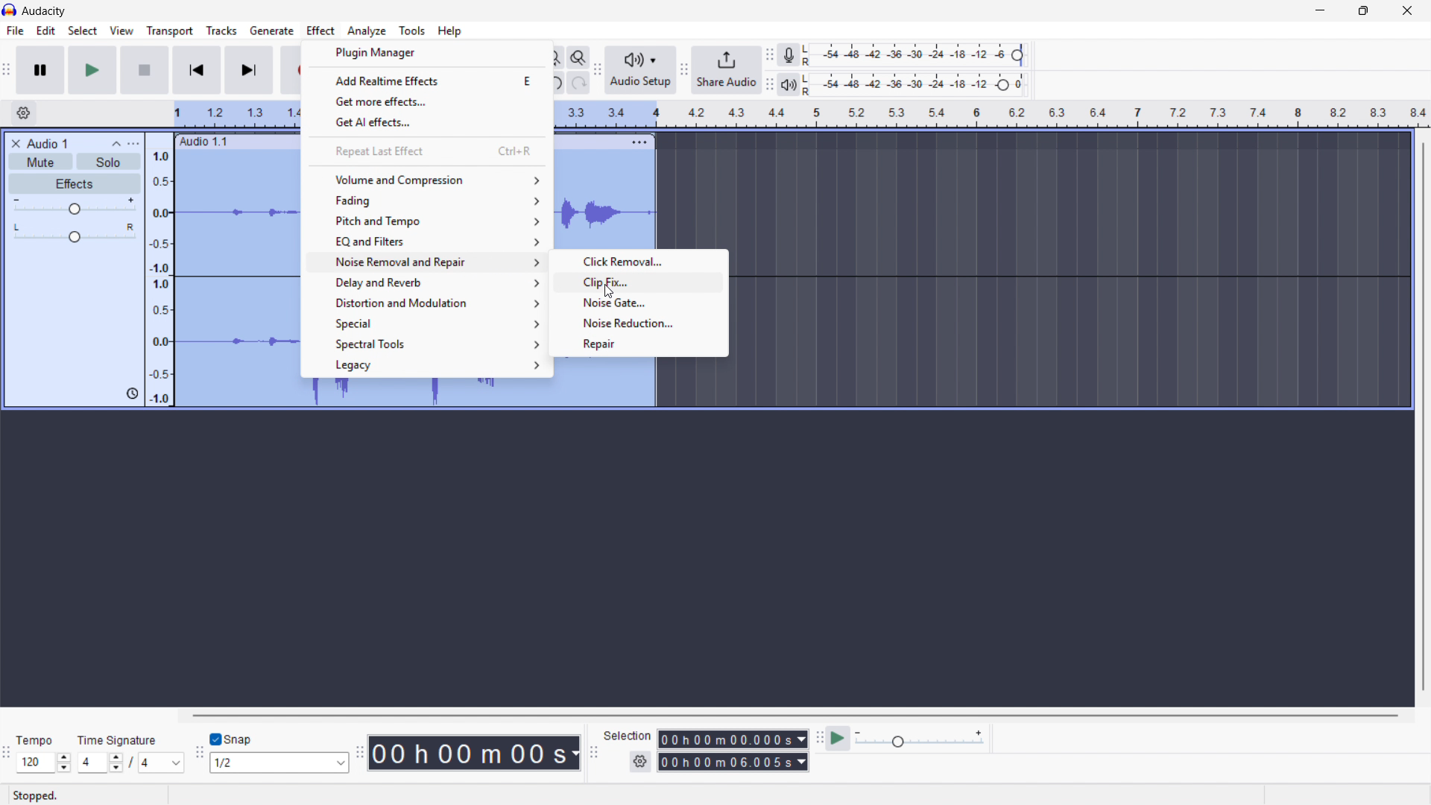 The image size is (1431, 805). Describe the element at coordinates (46, 31) in the screenshot. I see `Edit ` at that location.